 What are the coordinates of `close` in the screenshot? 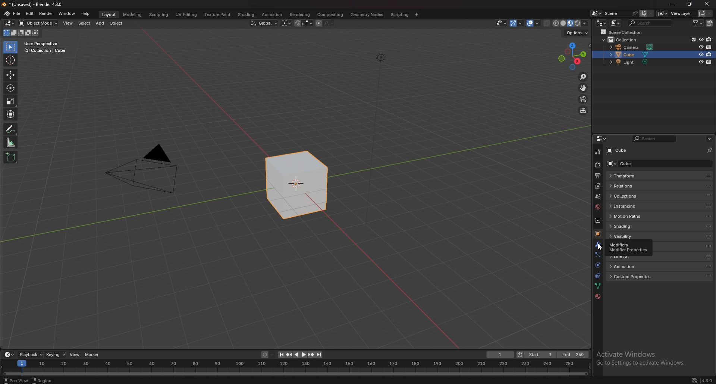 It's located at (706, 4).